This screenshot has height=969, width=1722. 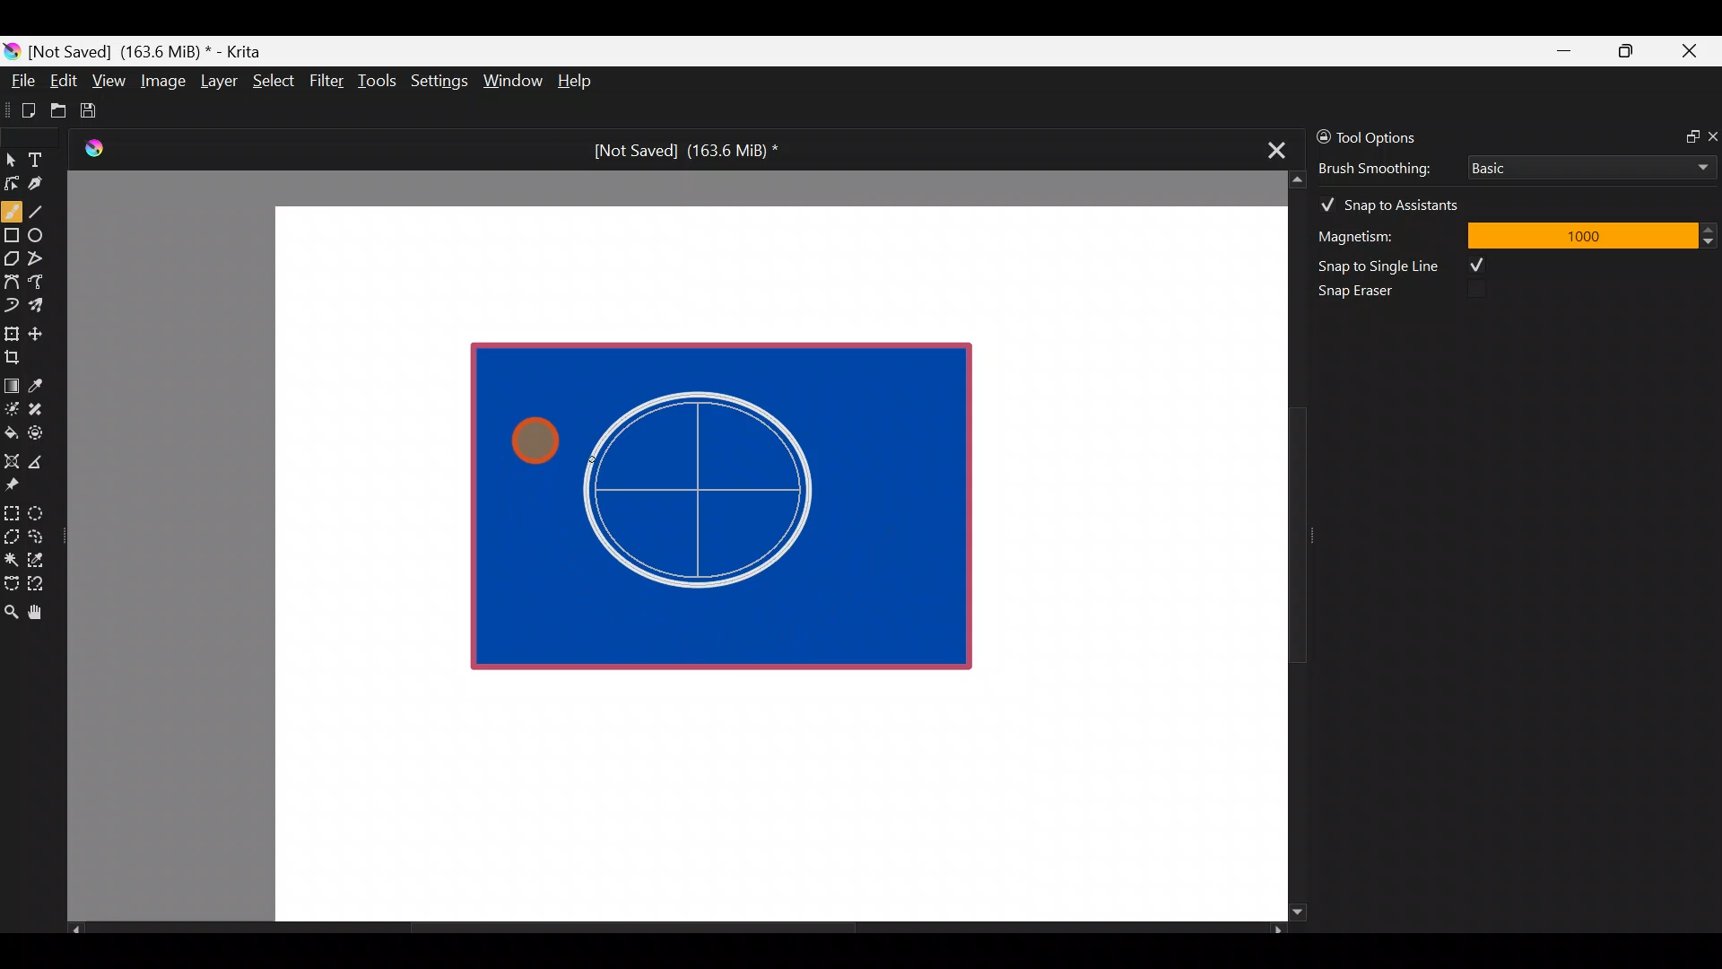 What do you see at coordinates (441, 84) in the screenshot?
I see `Settings` at bounding box center [441, 84].